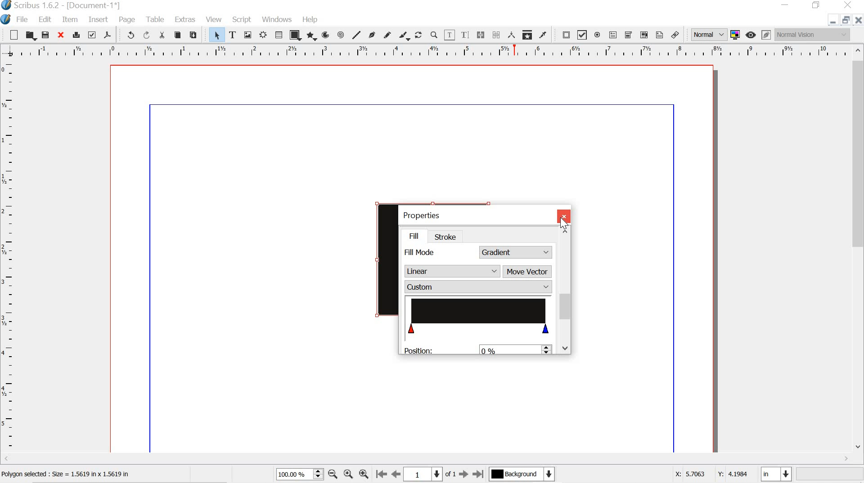 The height and width of the screenshot is (483, 864). What do you see at coordinates (129, 20) in the screenshot?
I see `page` at bounding box center [129, 20].